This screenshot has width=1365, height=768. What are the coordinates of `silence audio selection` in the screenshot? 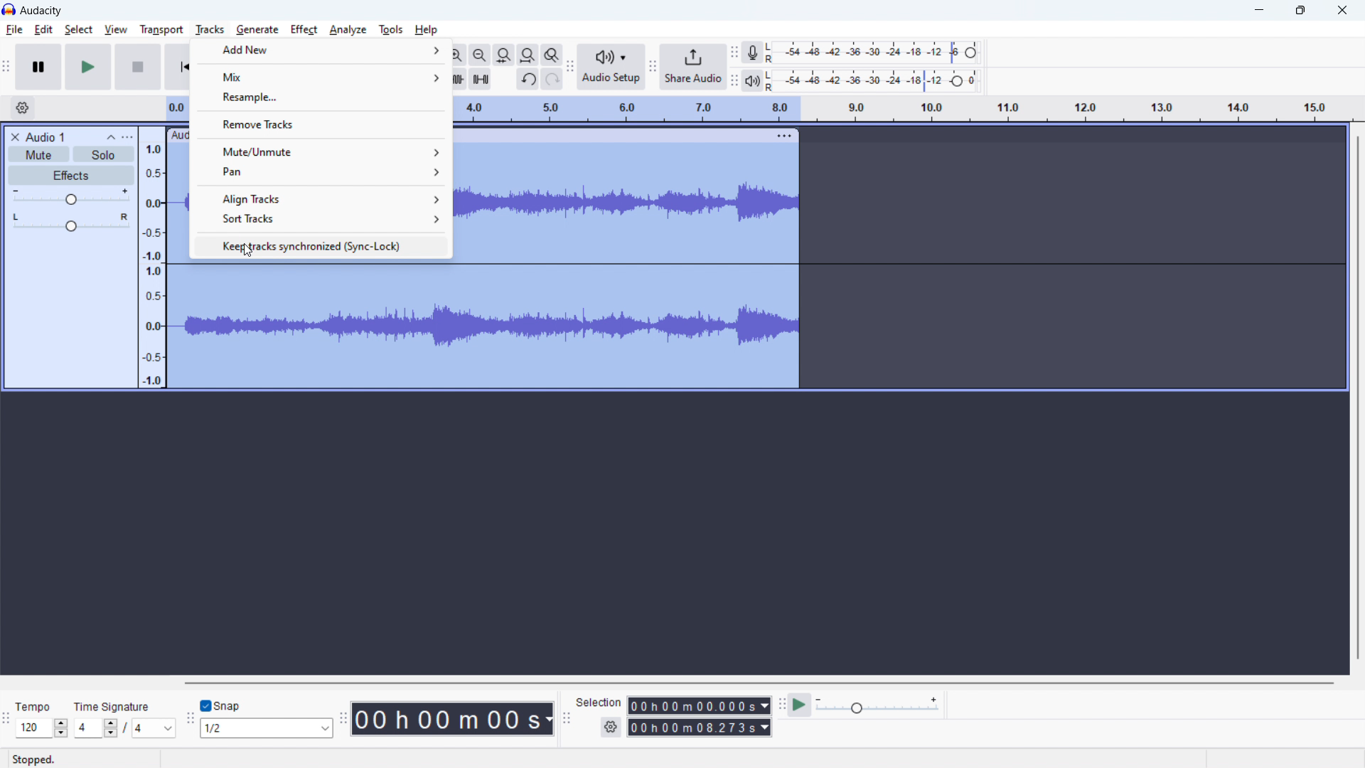 It's located at (480, 78).